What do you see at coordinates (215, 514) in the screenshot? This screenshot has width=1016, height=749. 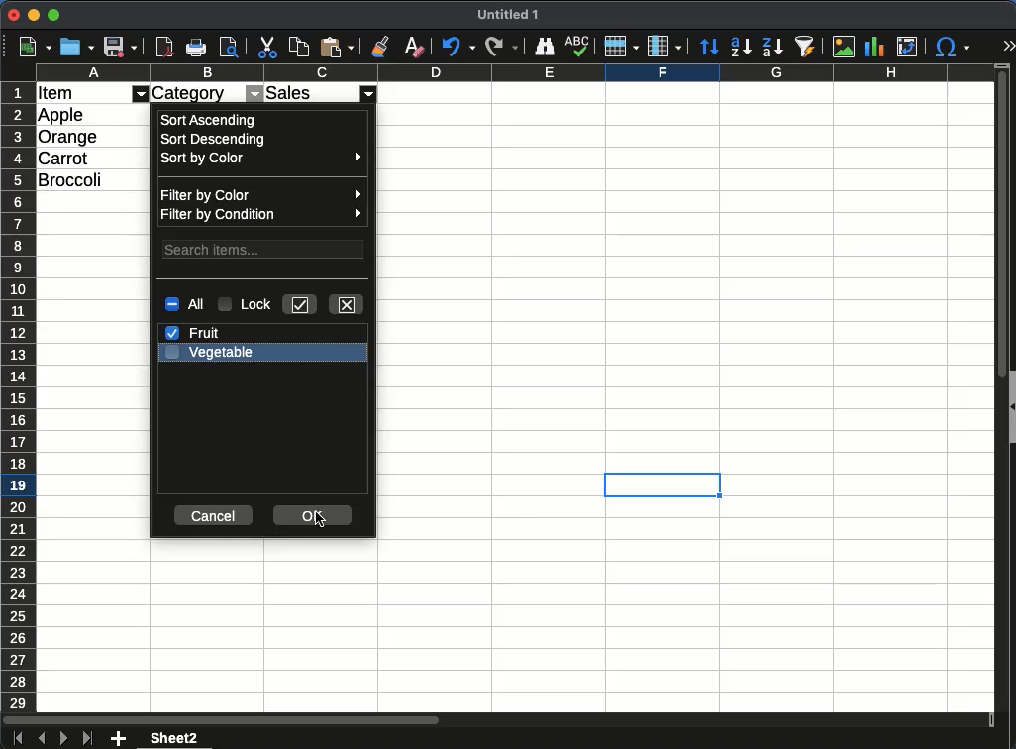 I see `cancel` at bounding box center [215, 514].